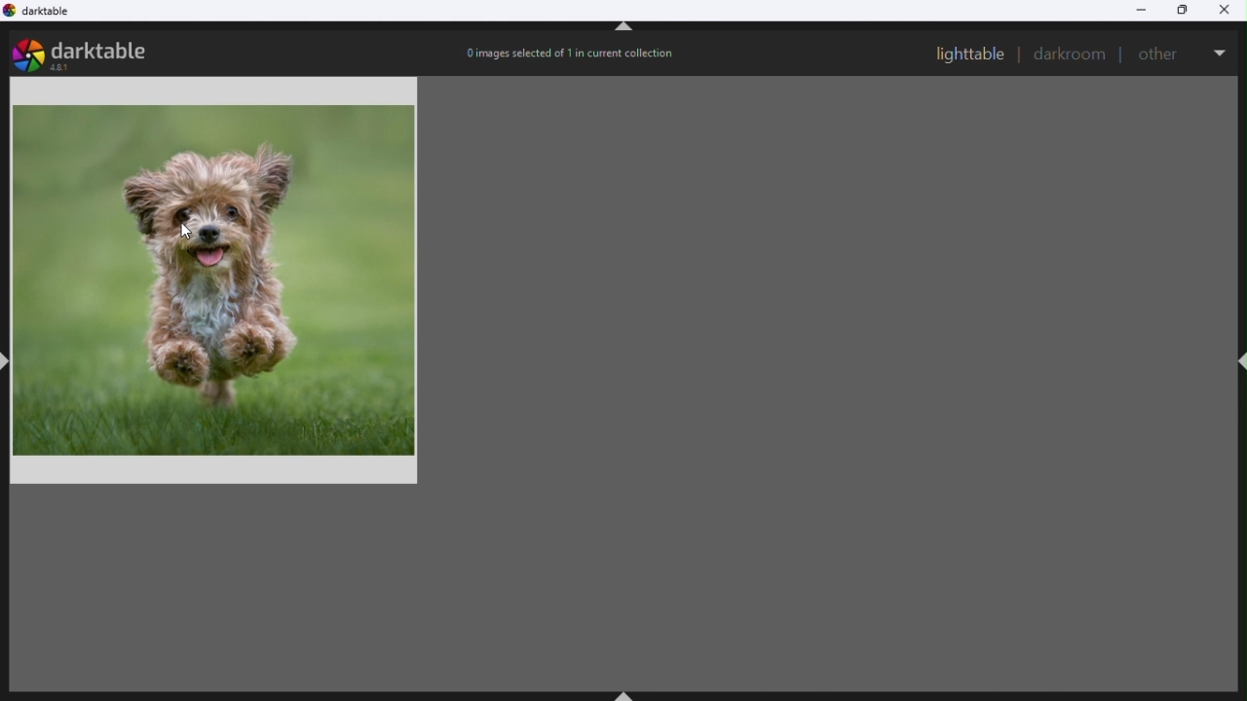 The image size is (1247, 701). Describe the element at coordinates (1142, 10) in the screenshot. I see `Minimise` at that location.